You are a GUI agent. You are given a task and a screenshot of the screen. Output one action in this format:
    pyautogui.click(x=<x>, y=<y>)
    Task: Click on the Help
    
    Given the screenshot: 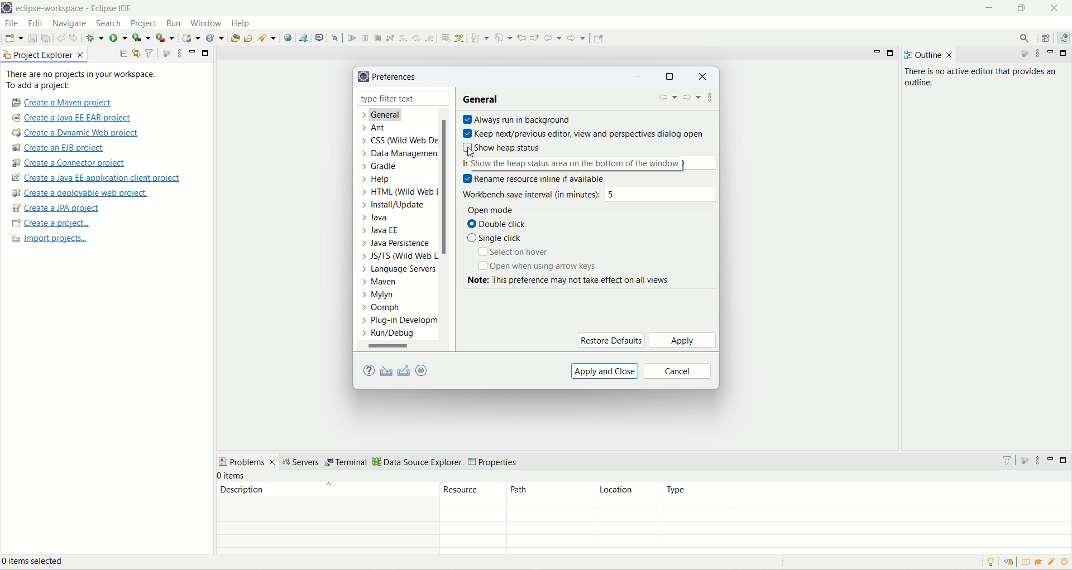 What is the action you would take?
    pyautogui.click(x=378, y=181)
    